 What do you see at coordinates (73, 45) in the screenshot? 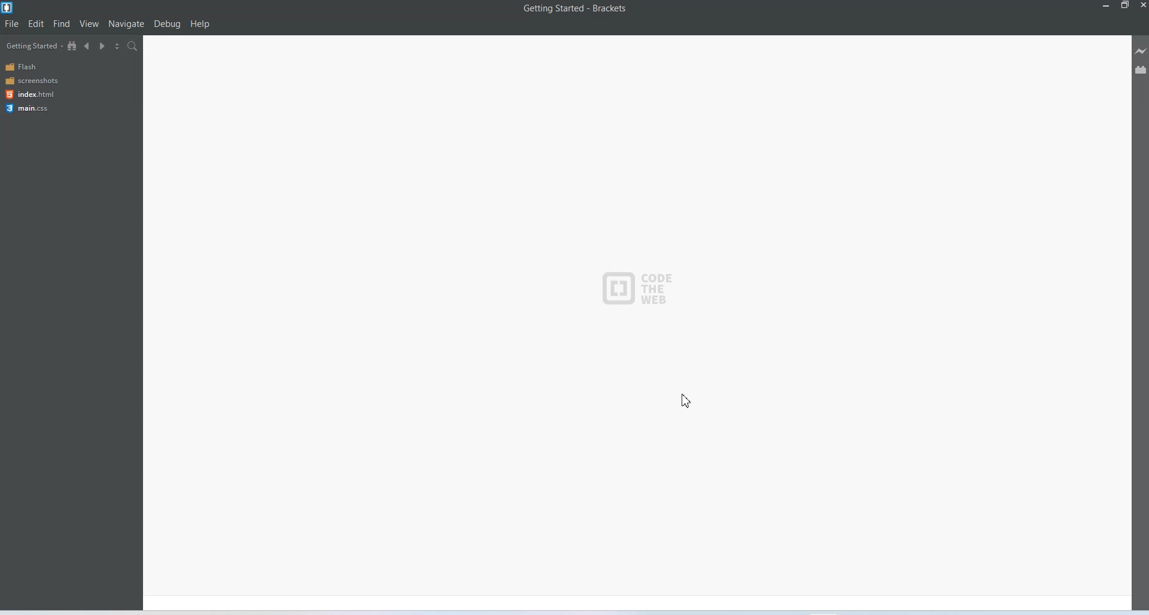
I see `Show in file tree` at bounding box center [73, 45].